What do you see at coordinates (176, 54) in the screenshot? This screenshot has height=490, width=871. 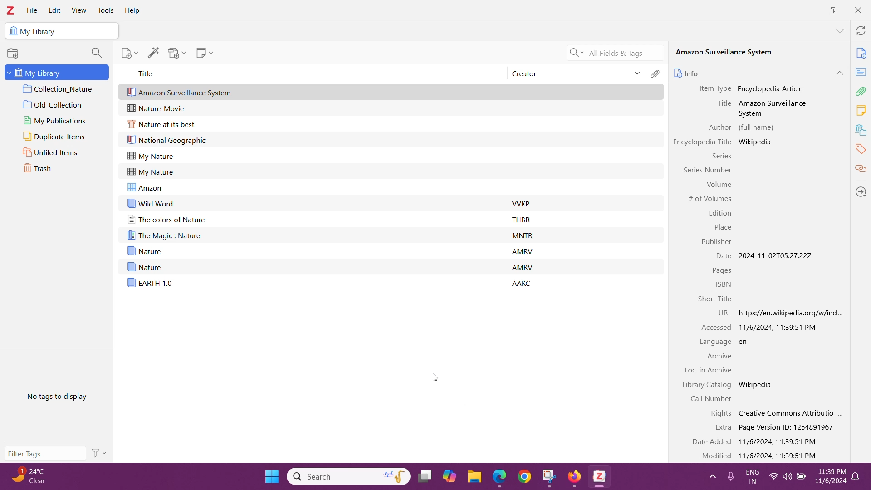 I see `Add Attachment` at bounding box center [176, 54].